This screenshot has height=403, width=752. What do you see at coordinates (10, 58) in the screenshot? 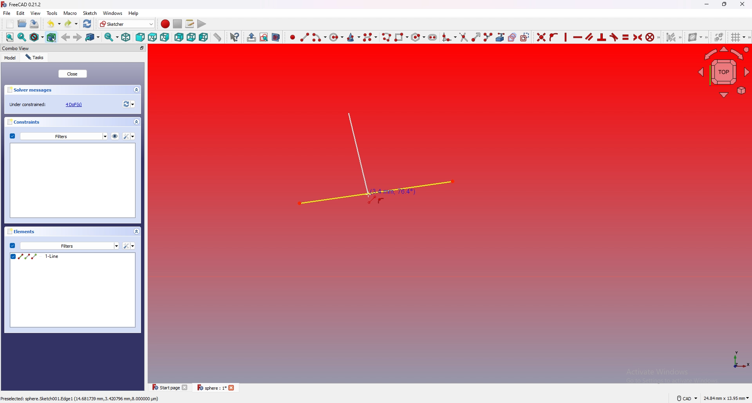
I see `Model` at bounding box center [10, 58].